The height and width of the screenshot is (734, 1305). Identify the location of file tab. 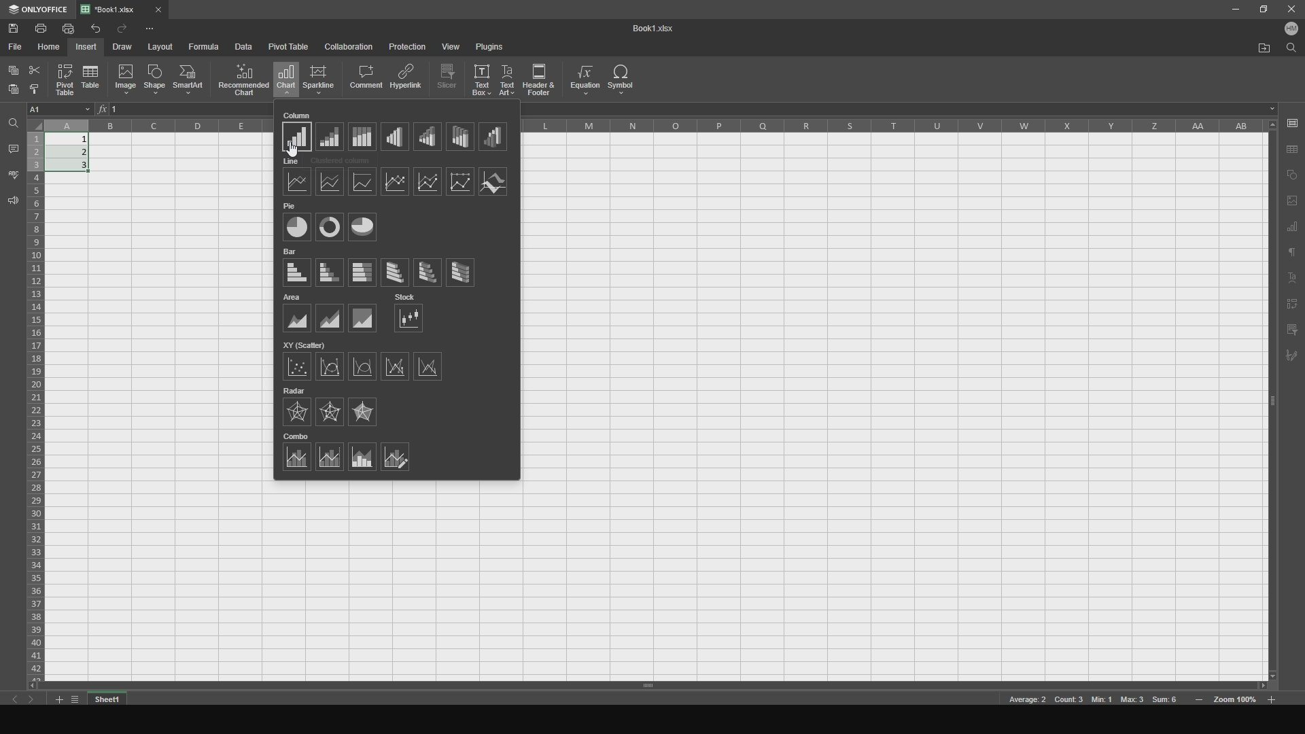
(138, 8).